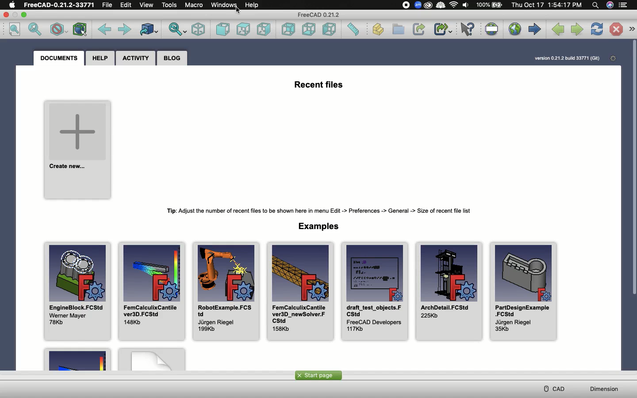 The height and width of the screenshot is (398, 637). Describe the element at coordinates (177, 30) in the screenshot. I see `Sync view` at that location.